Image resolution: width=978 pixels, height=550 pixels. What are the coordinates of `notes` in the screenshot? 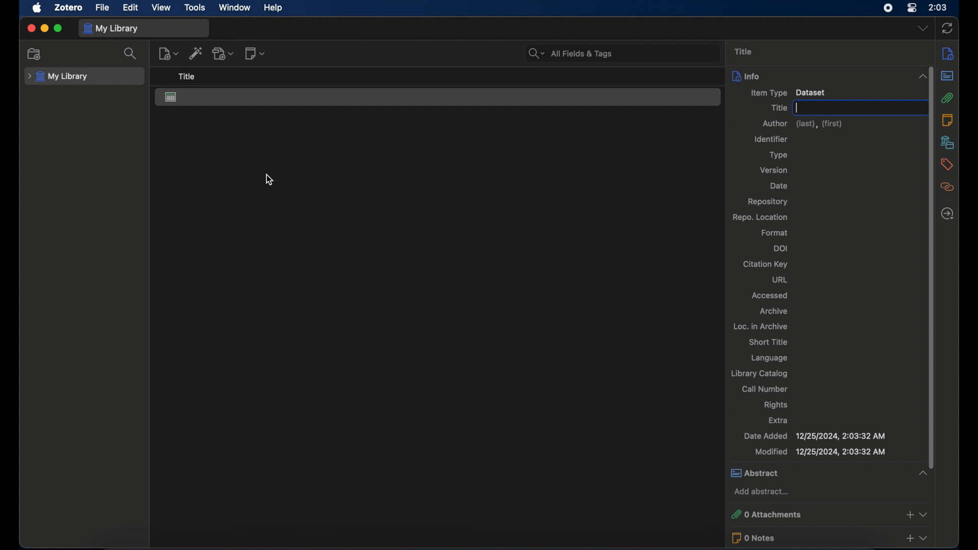 It's located at (947, 120).